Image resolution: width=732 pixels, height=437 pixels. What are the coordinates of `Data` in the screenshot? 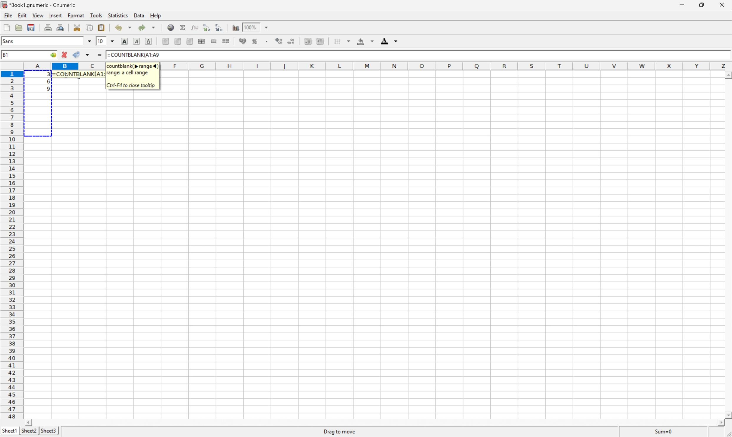 It's located at (140, 15).